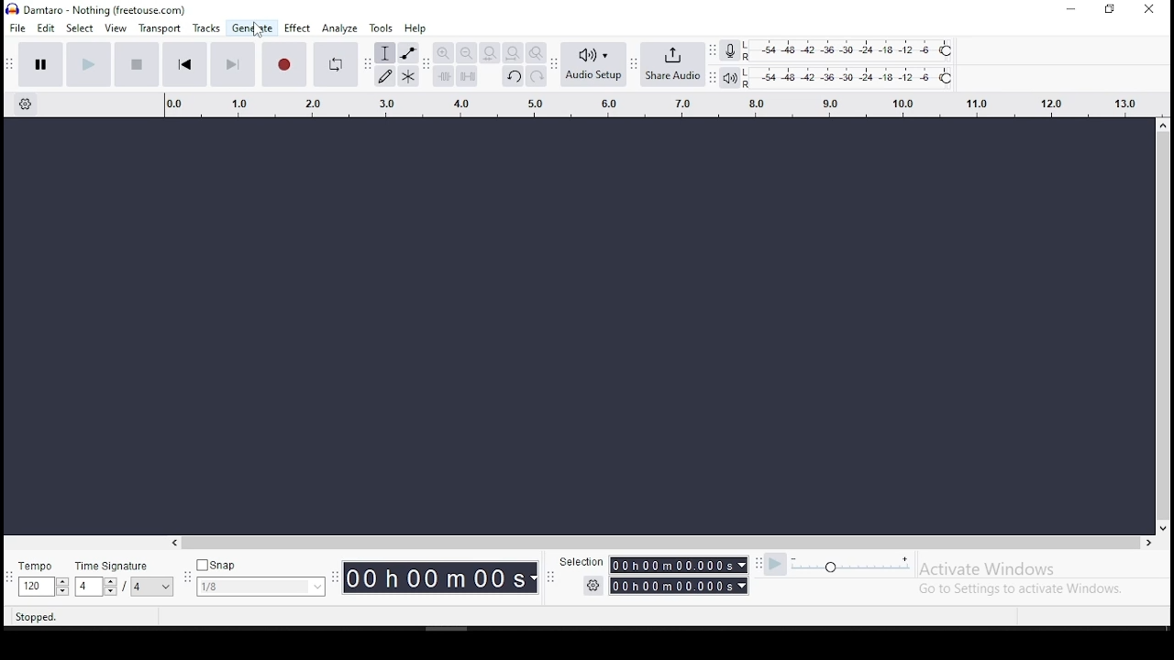 The image size is (1174, 660). I want to click on view, so click(116, 28).